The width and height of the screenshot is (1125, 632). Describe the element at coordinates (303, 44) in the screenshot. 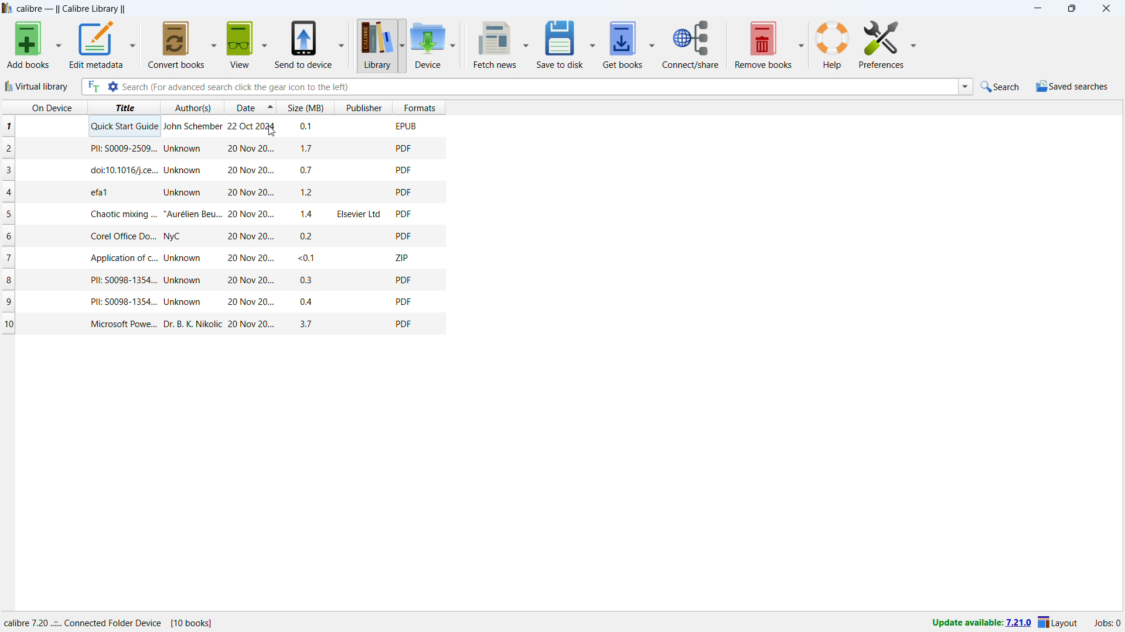

I see `send to device` at that location.